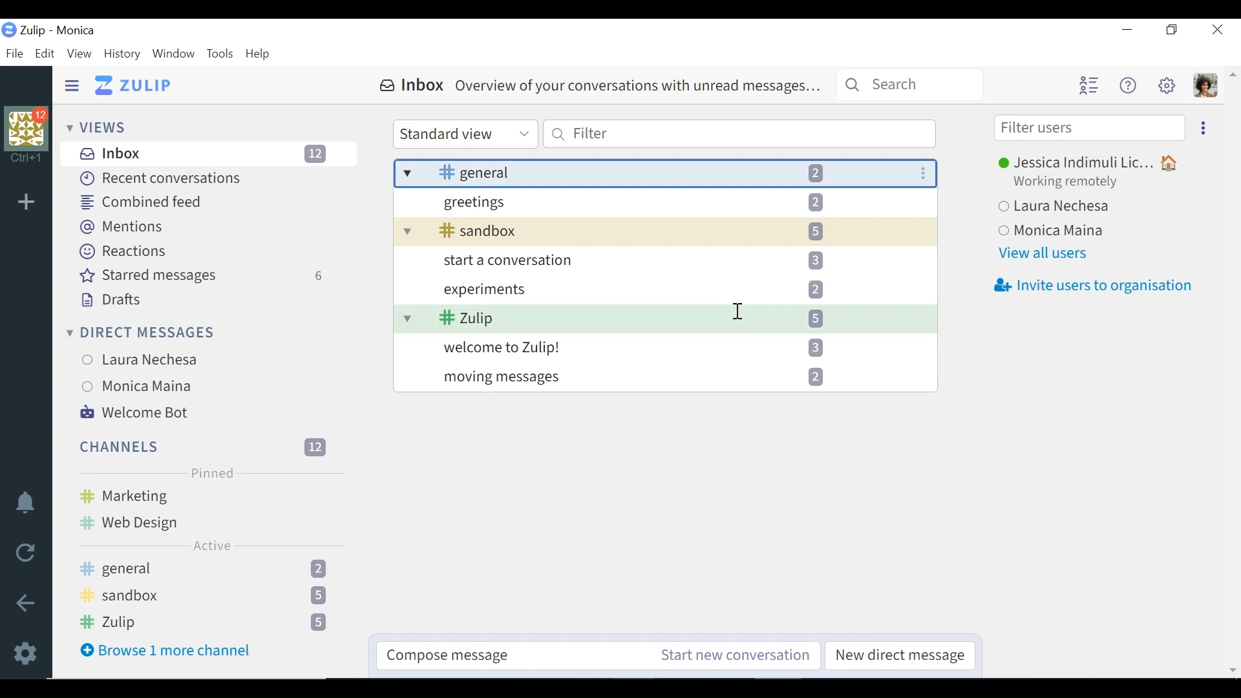 Image resolution: width=1241 pixels, height=698 pixels. Describe the element at coordinates (1205, 126) in the screenshot. I see `Ellipse` at that location.